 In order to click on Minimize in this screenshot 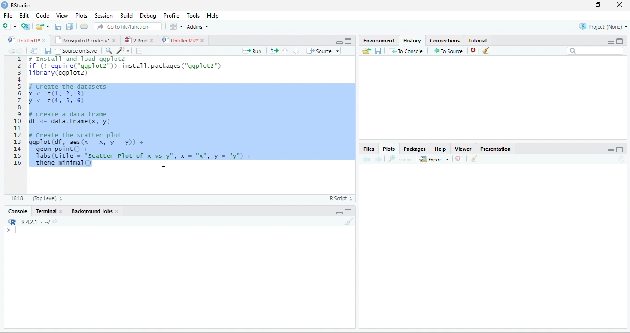, I will do `click(338, 42)`.